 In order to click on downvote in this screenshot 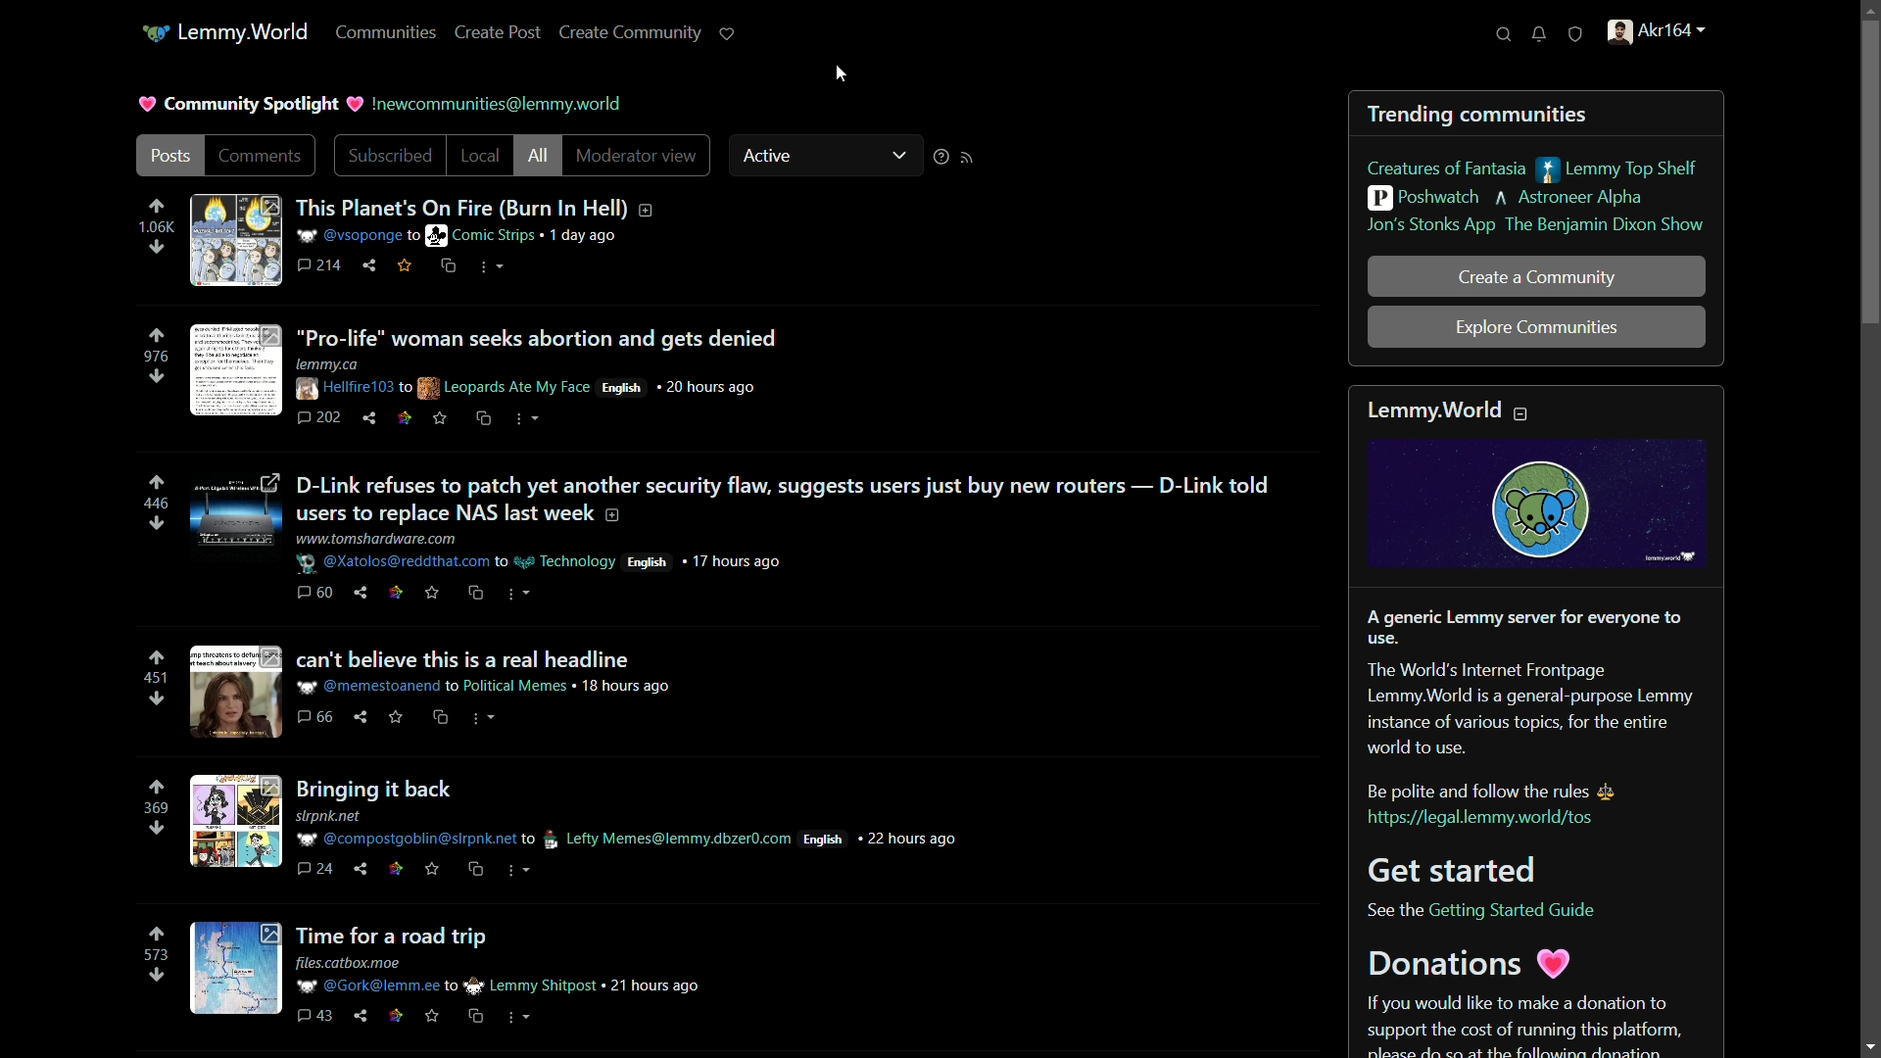, I will do `click(156, 378)`.